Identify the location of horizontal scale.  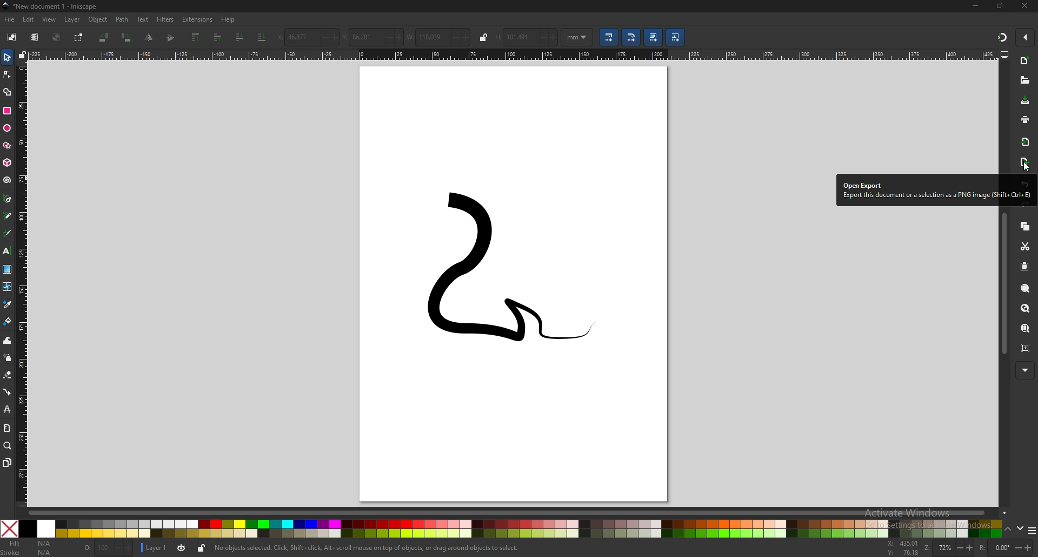
(513, 54).